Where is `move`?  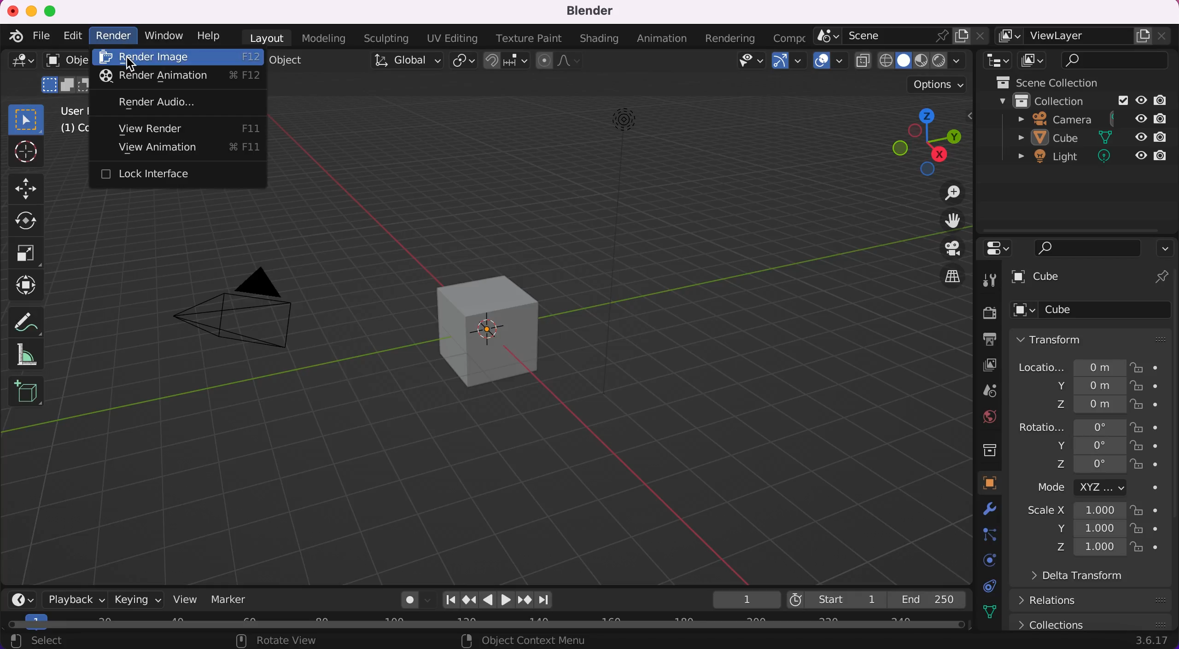 move is located at coordinates (31, 188).